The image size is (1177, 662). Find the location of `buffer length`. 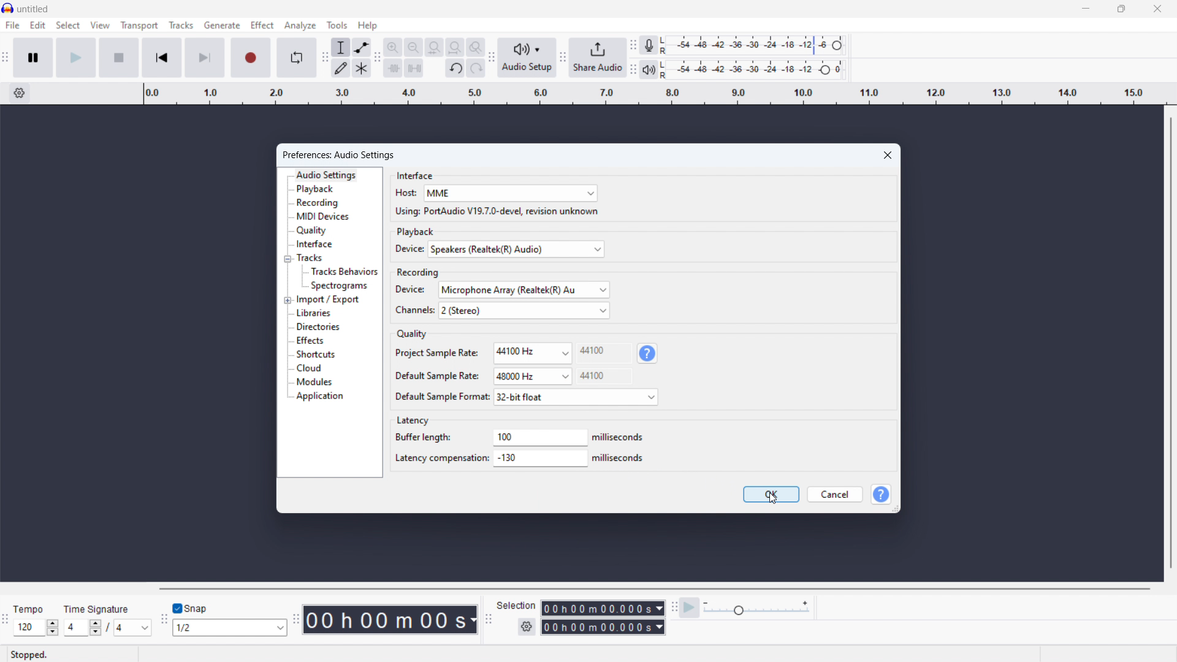

buffer length is located at coordinates (424, 436).